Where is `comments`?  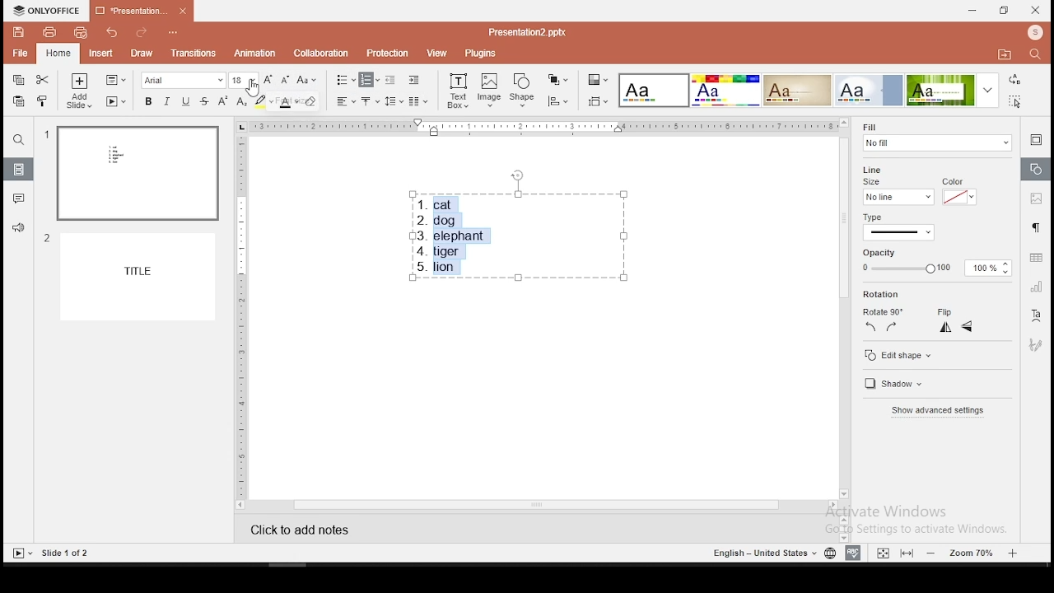
comments is located at coordinates (19, 201).